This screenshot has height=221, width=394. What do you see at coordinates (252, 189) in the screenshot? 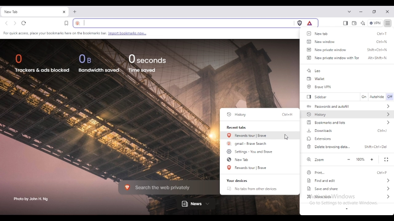
I see `no tabs from other devices` at bounding box center [252, 189].